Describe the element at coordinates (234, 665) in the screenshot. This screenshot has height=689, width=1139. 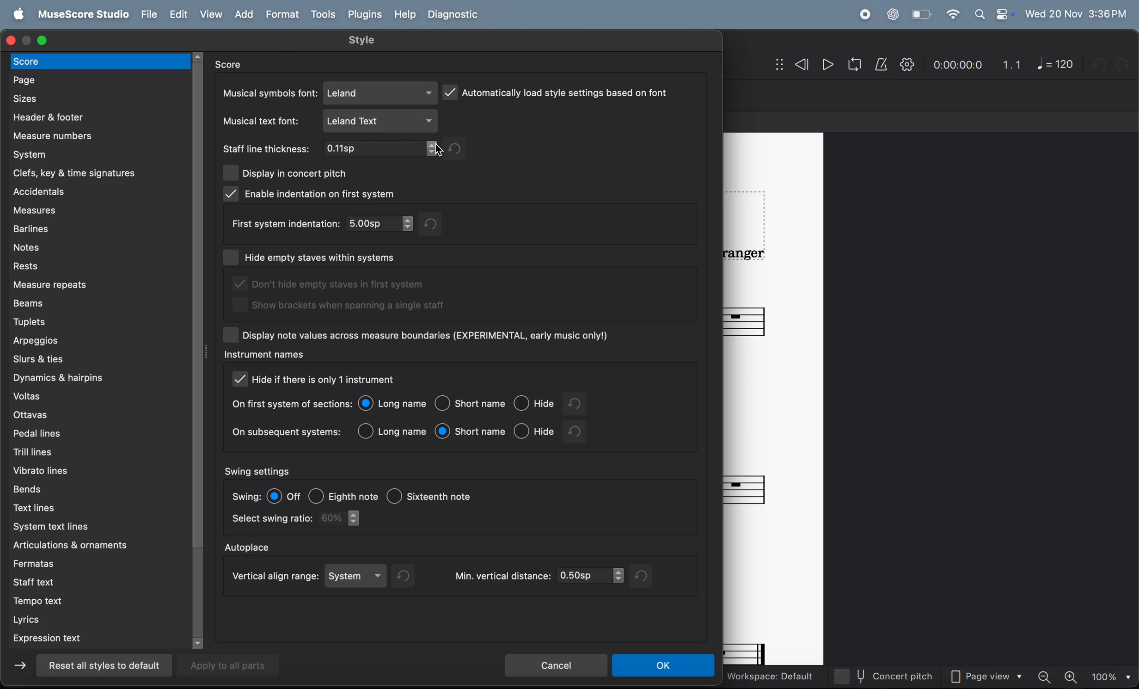
I see `apply to aall parts` at that location.